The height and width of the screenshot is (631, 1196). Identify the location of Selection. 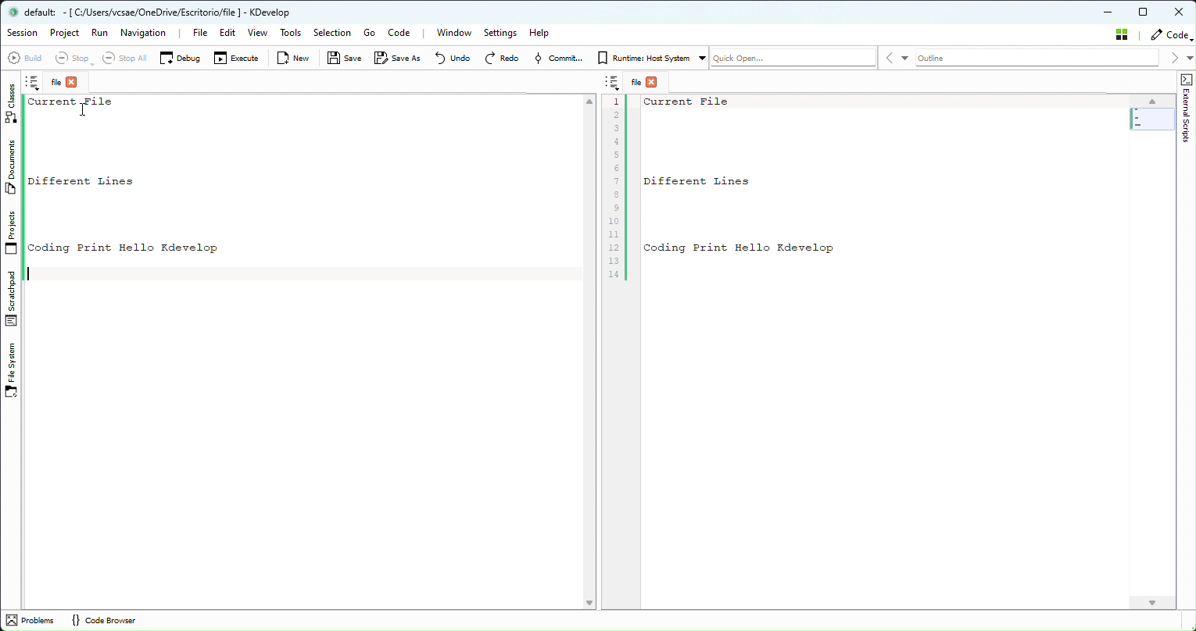
(331, 34).